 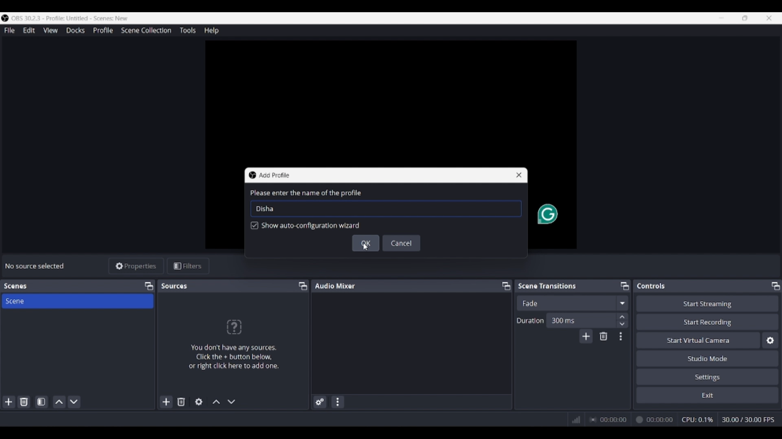 I want to click on Add scene, so click(x=9, y=402).